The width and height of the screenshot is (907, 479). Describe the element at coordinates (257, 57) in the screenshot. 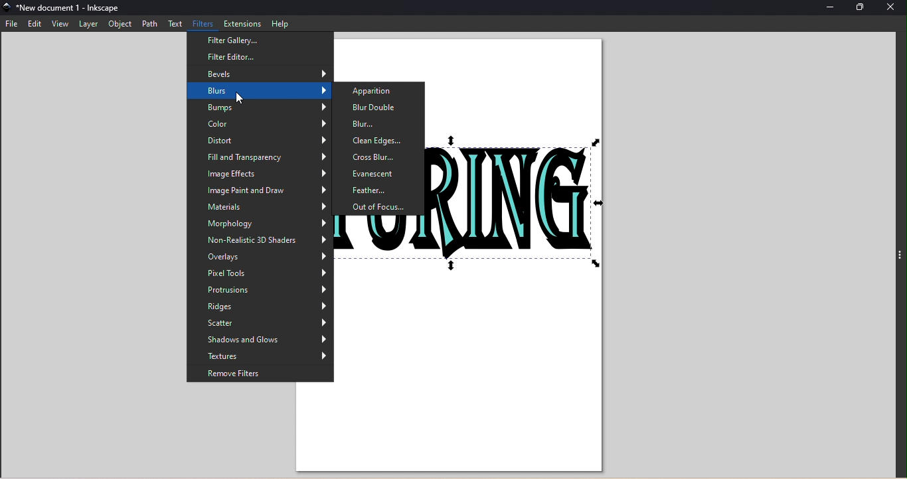

I see `Filter editor` at that location.